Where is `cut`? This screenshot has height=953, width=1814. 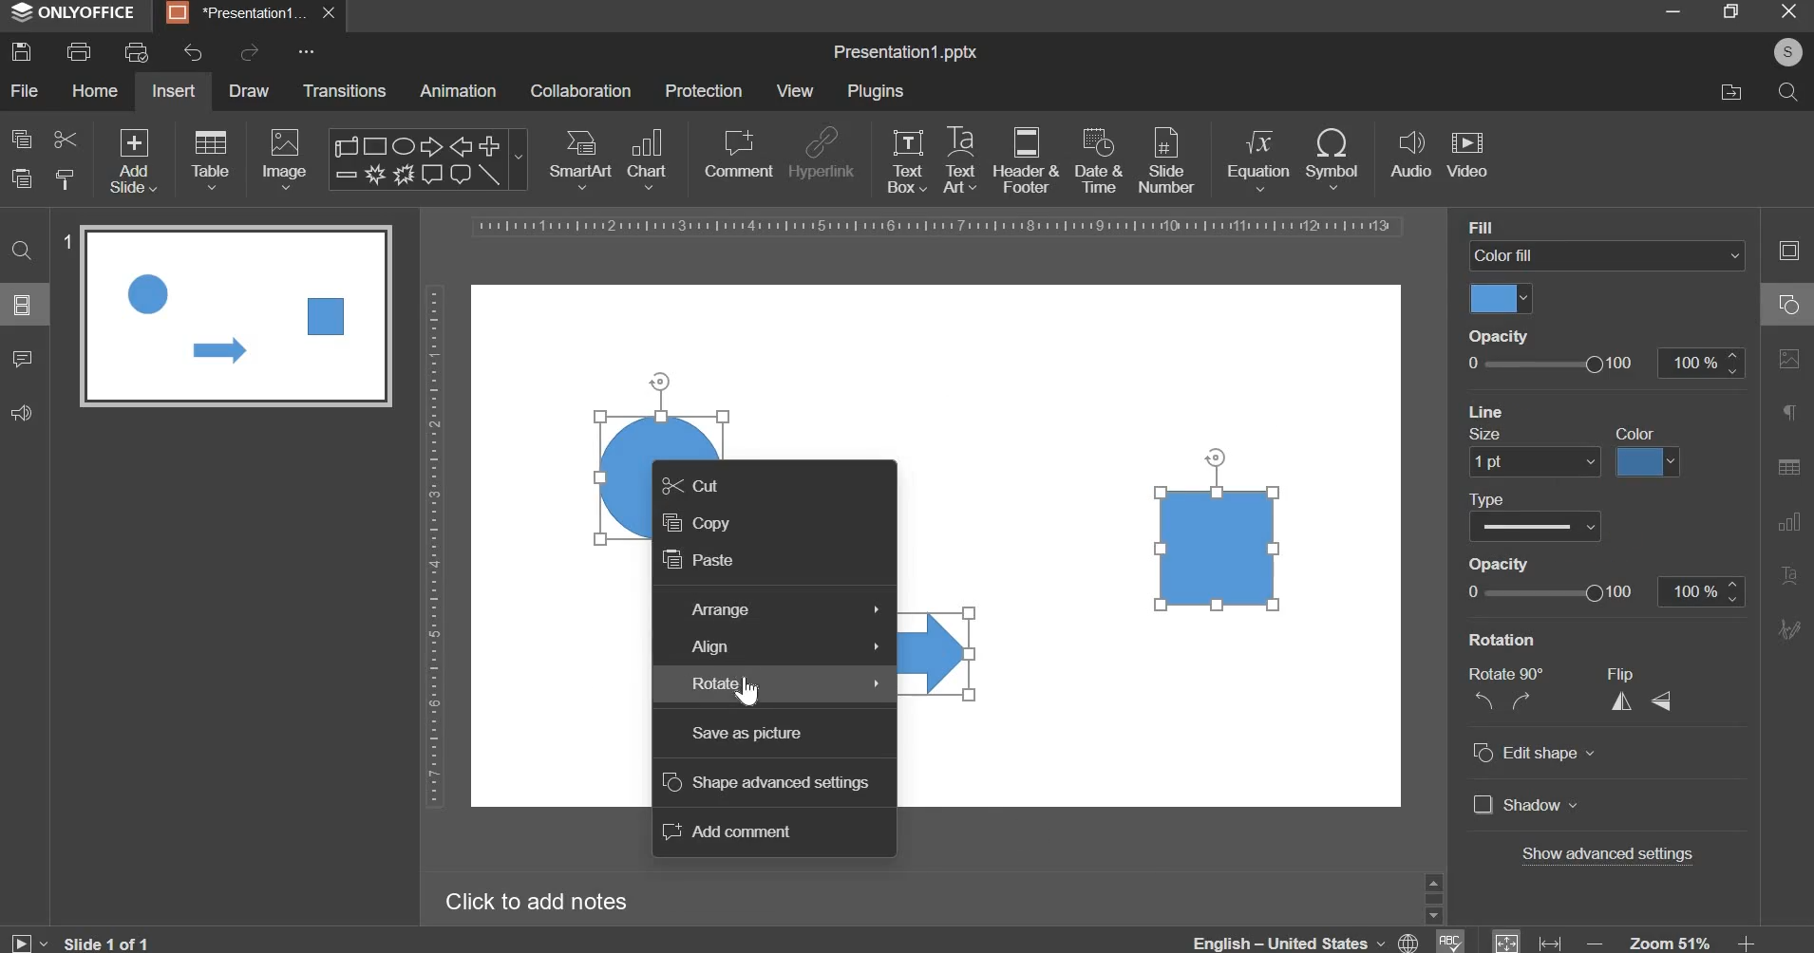 cut is located at coordinates (64, 138).